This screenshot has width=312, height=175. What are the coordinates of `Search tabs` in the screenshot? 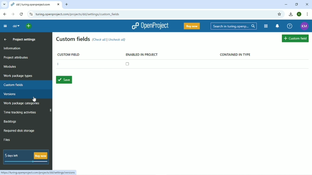 It's located at (4, 4).